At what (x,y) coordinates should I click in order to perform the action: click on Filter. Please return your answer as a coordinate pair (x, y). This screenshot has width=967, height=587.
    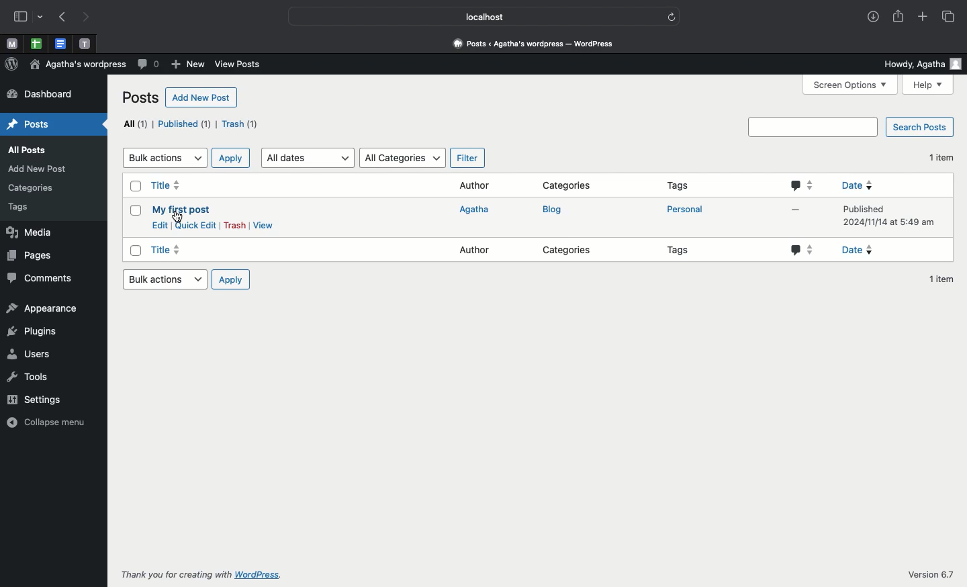
    Looking at the image, I should click on (465, 159).